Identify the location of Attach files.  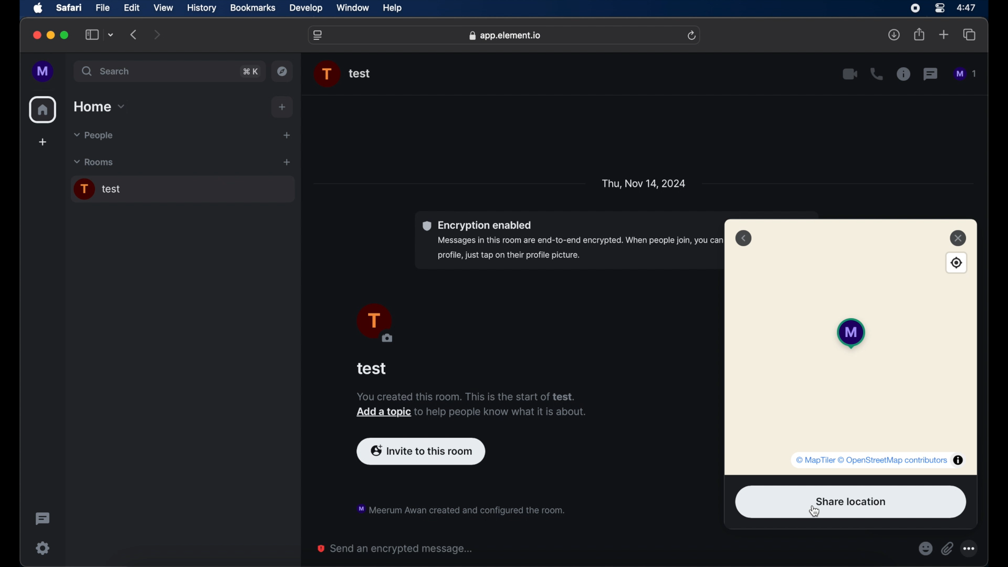
(949, 549).